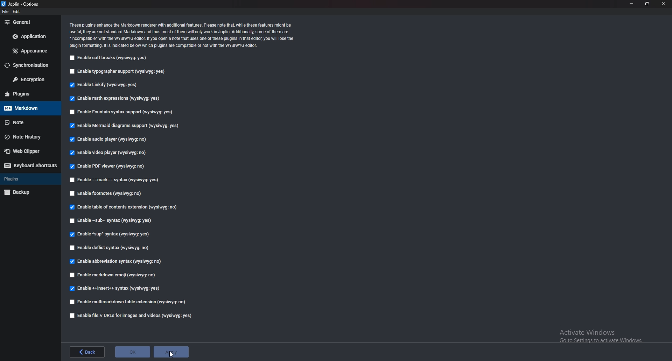 The height and width of the screenshot is (361, 672). What do you see at coordinates (114, 98) in the screenshot?
I see `Enable math expressions` at bounding box center [114, 98].